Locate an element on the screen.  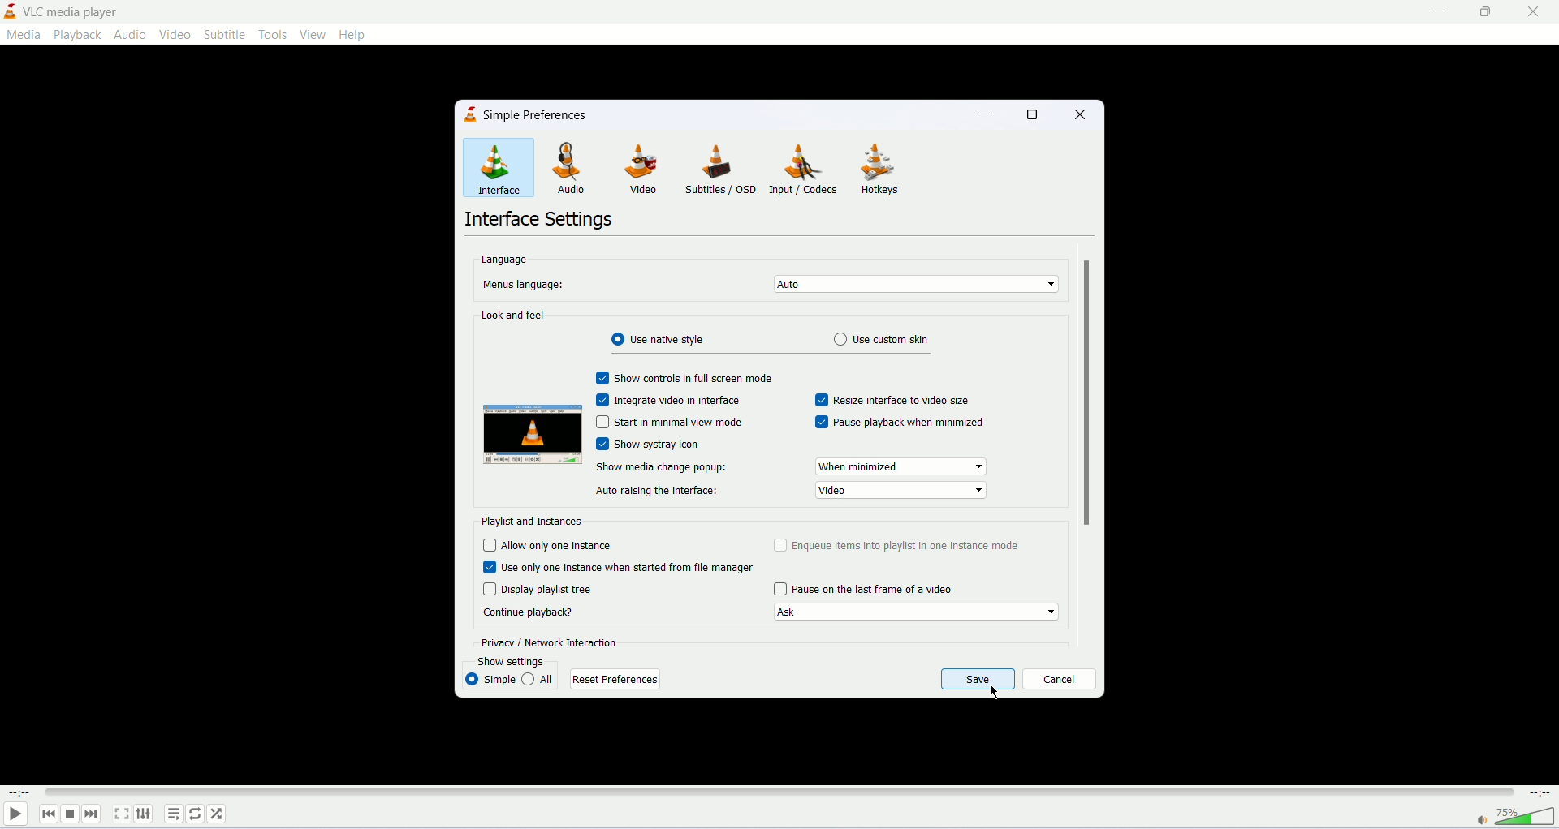
cursor is located at coordinates (991, 694).